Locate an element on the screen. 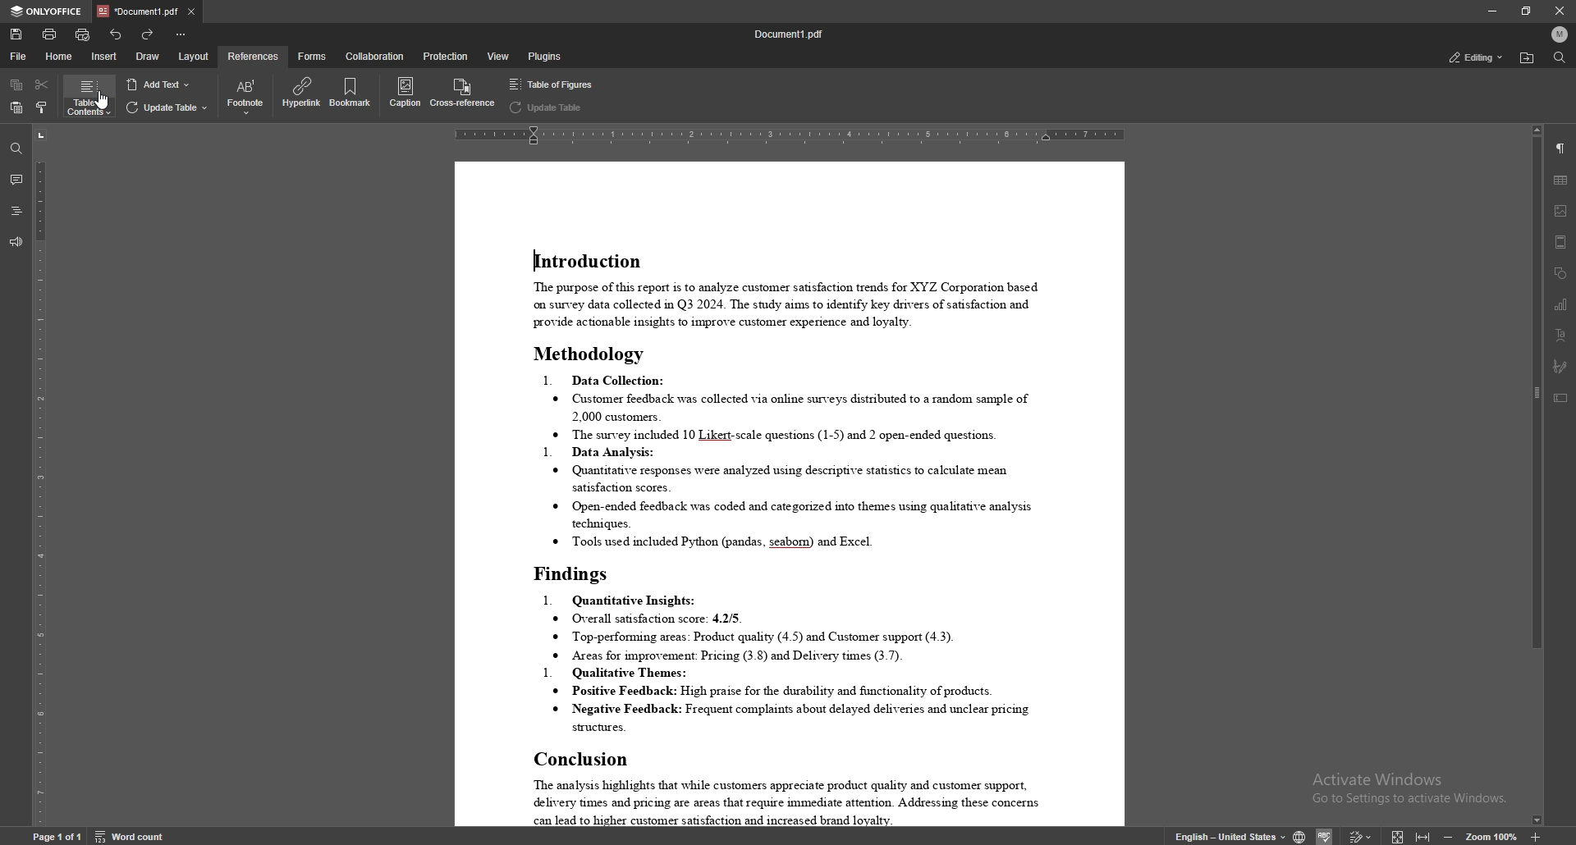 The height and width of the screenshot is (845, 1576). table of figures is located at coordinates (551, 84).